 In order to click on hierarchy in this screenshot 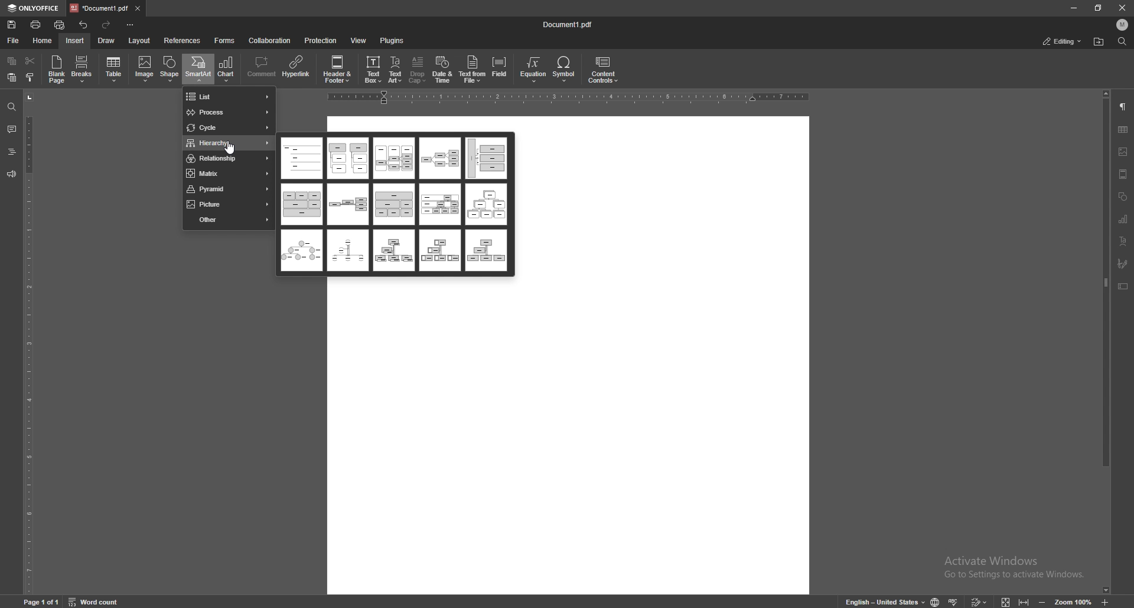, I will do `click(229, 144)`.